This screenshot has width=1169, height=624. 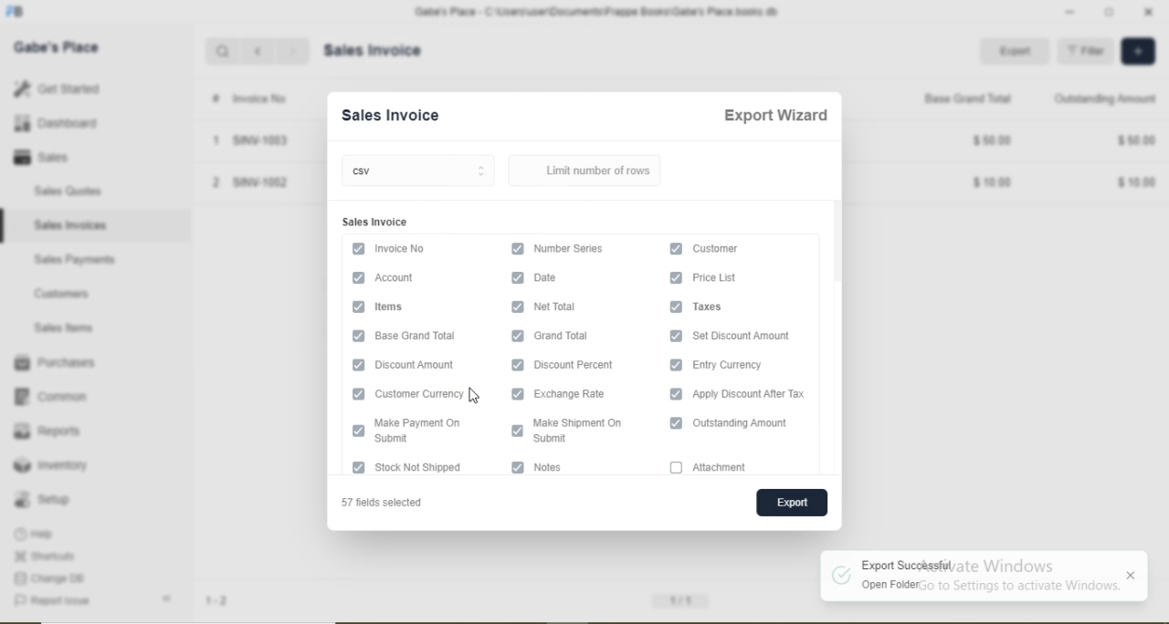 What do you see at coordinates (53, 157) in the screenshot?
I see `Sales` at bounding box center [53, 157].